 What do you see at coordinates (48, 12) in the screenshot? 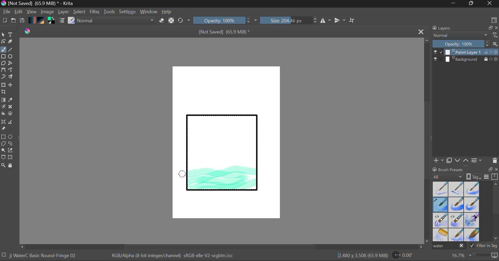
I see `Image` at bounding box center [48, 12].